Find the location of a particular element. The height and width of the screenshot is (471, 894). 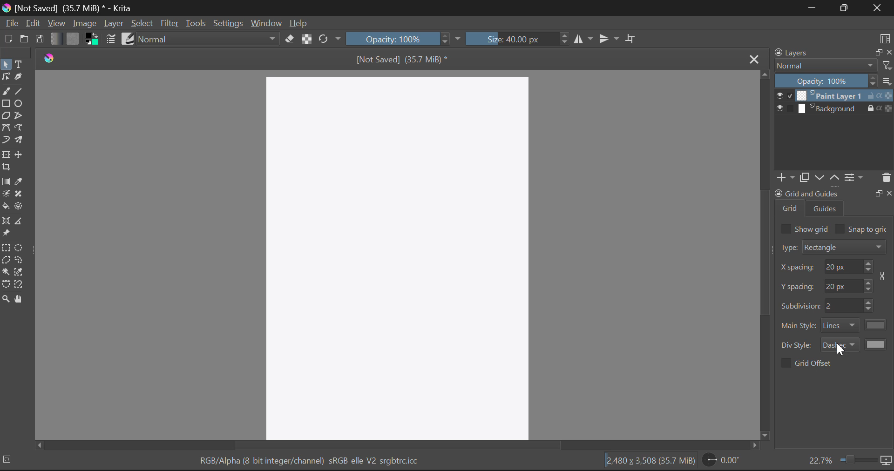

main style is located at coordinates (799, 326).